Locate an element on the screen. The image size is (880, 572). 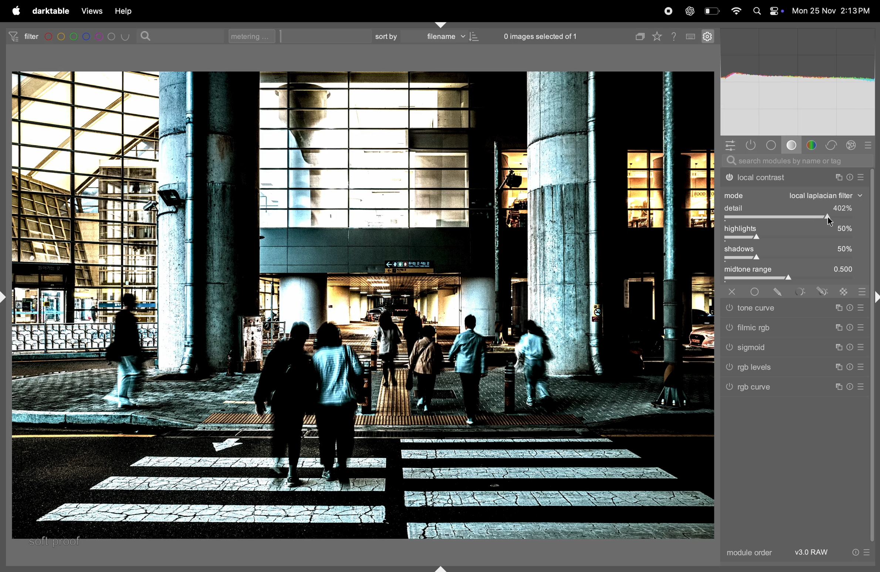
base is located at coordinates (791, 145).